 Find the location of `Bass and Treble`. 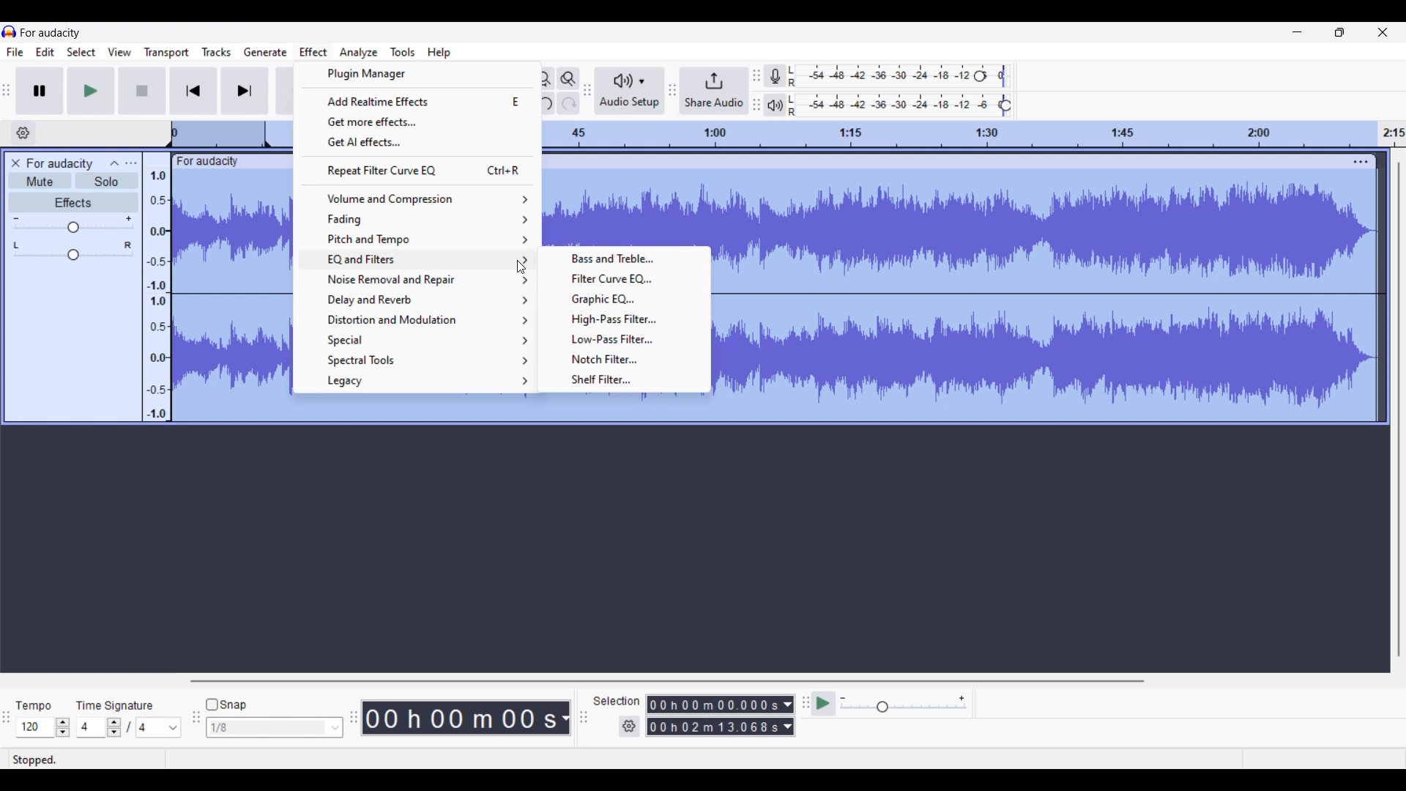

Bass and Treble is located at coordinates (626, 258).